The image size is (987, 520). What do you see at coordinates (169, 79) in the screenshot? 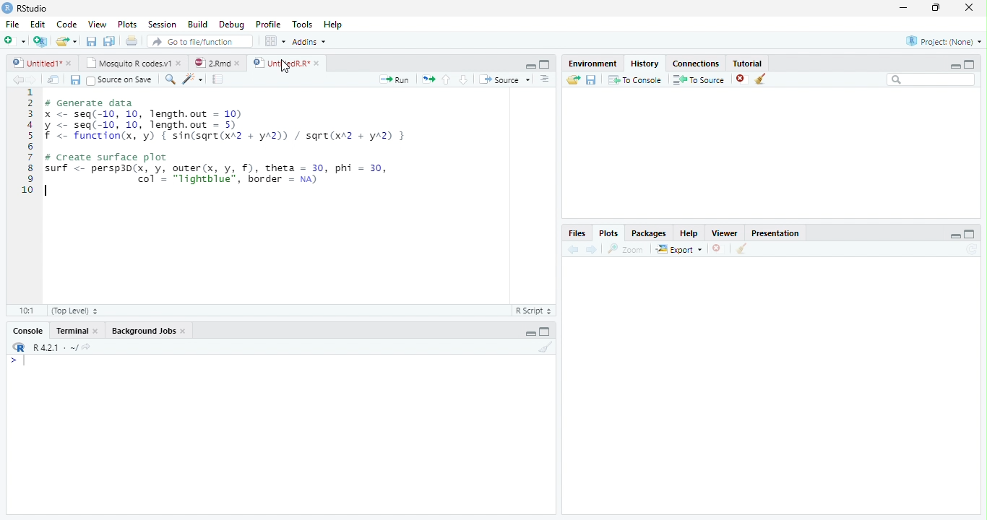
I see `Find/replace` at bounding box center [169, 79].